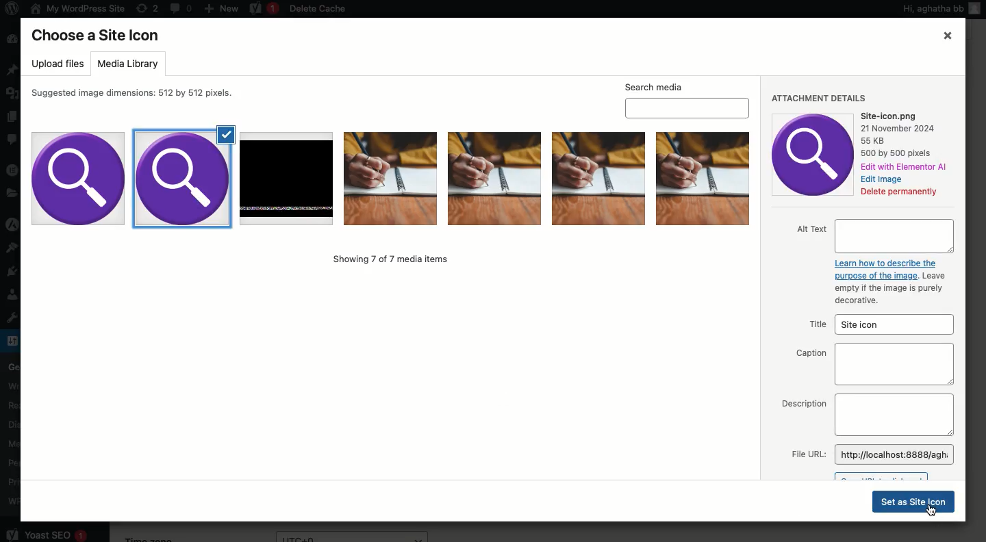 The width and height of the screenshot is (986, 542). I want to click on http:/flocalhost:8888/agh: |, so click(896, 455).